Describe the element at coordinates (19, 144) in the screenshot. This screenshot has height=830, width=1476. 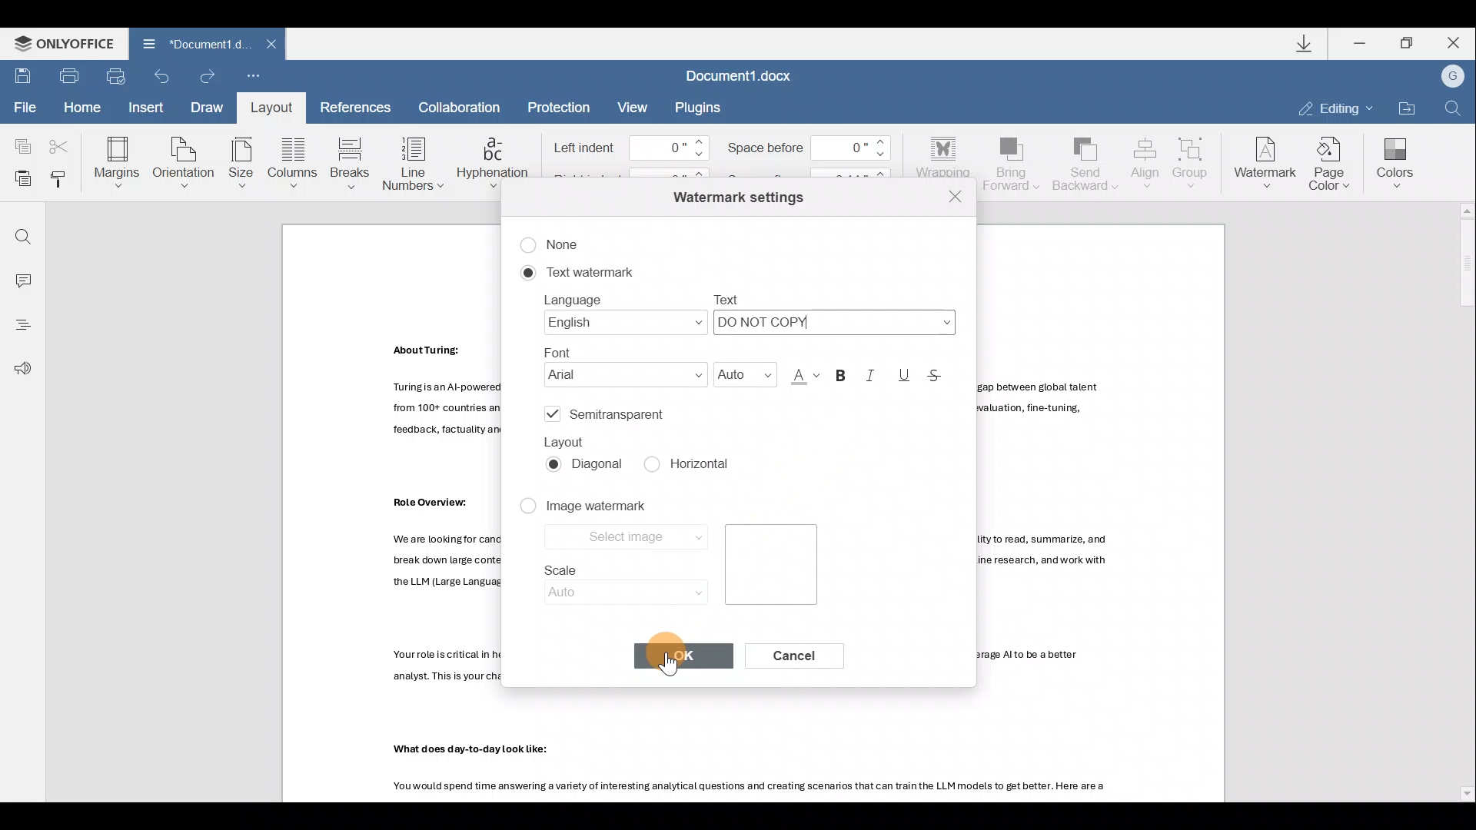
I see `Copy` at that location.